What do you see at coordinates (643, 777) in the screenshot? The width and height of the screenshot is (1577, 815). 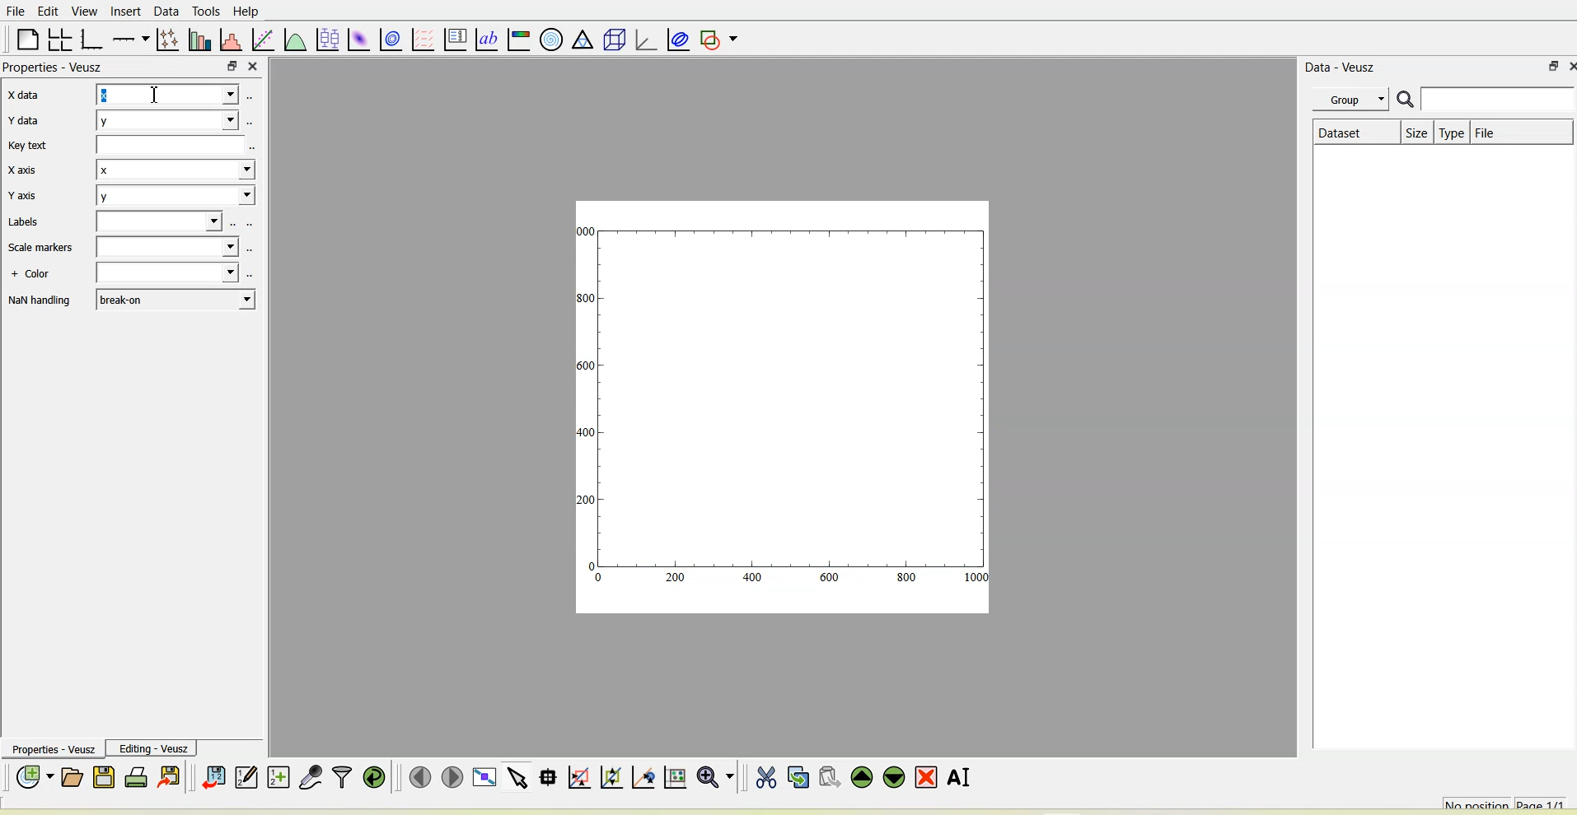 I see `Click to recenter graph axes` at bounding box center [643, 777].